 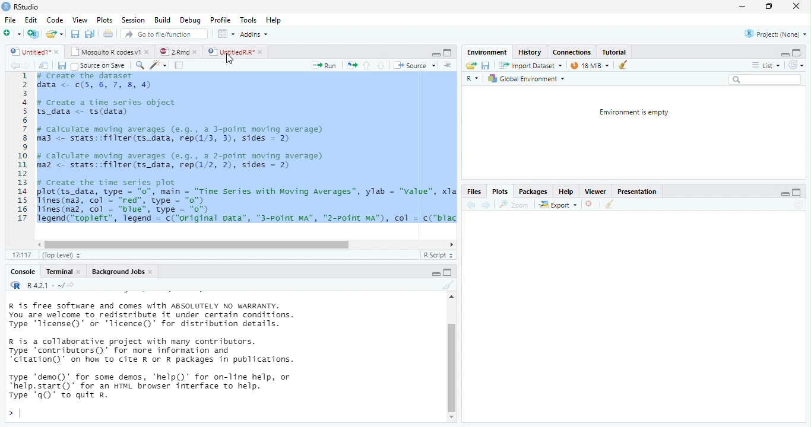 What do you see at coordinates (230, 52) in the screenshot?
I see `UntitiedR.R"` at bounding box center [230, 52].